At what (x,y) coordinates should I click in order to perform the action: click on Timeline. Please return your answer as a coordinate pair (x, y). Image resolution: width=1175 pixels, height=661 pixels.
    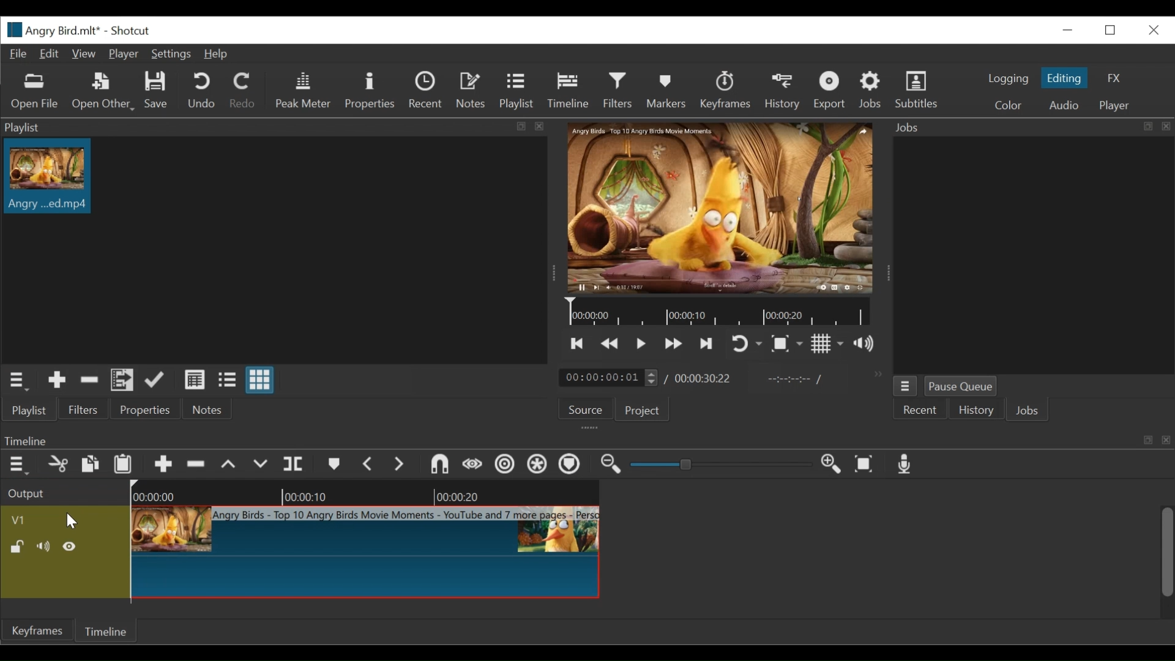
    Looking at the image, I should click on (570, 90).